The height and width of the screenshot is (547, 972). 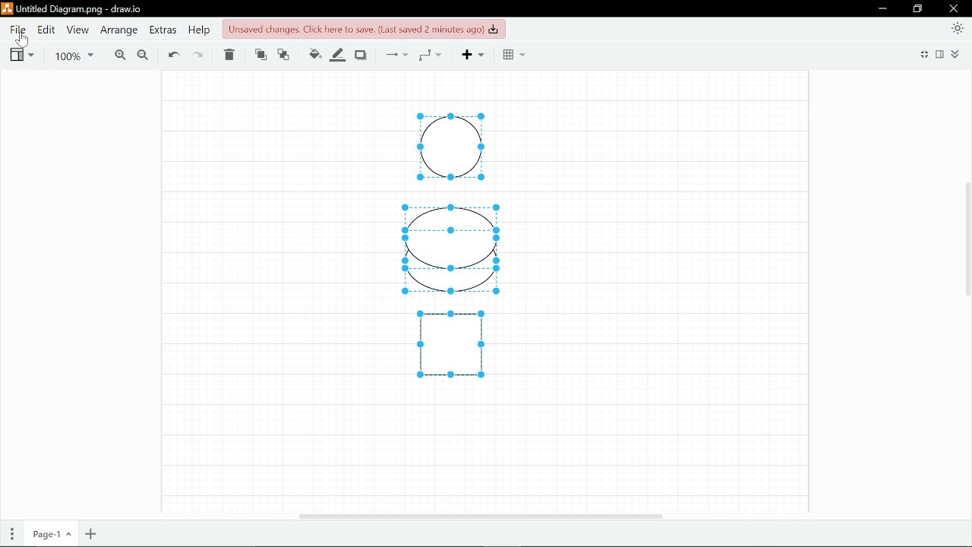 I want to click on Restore down, so click(x=917, y=9).